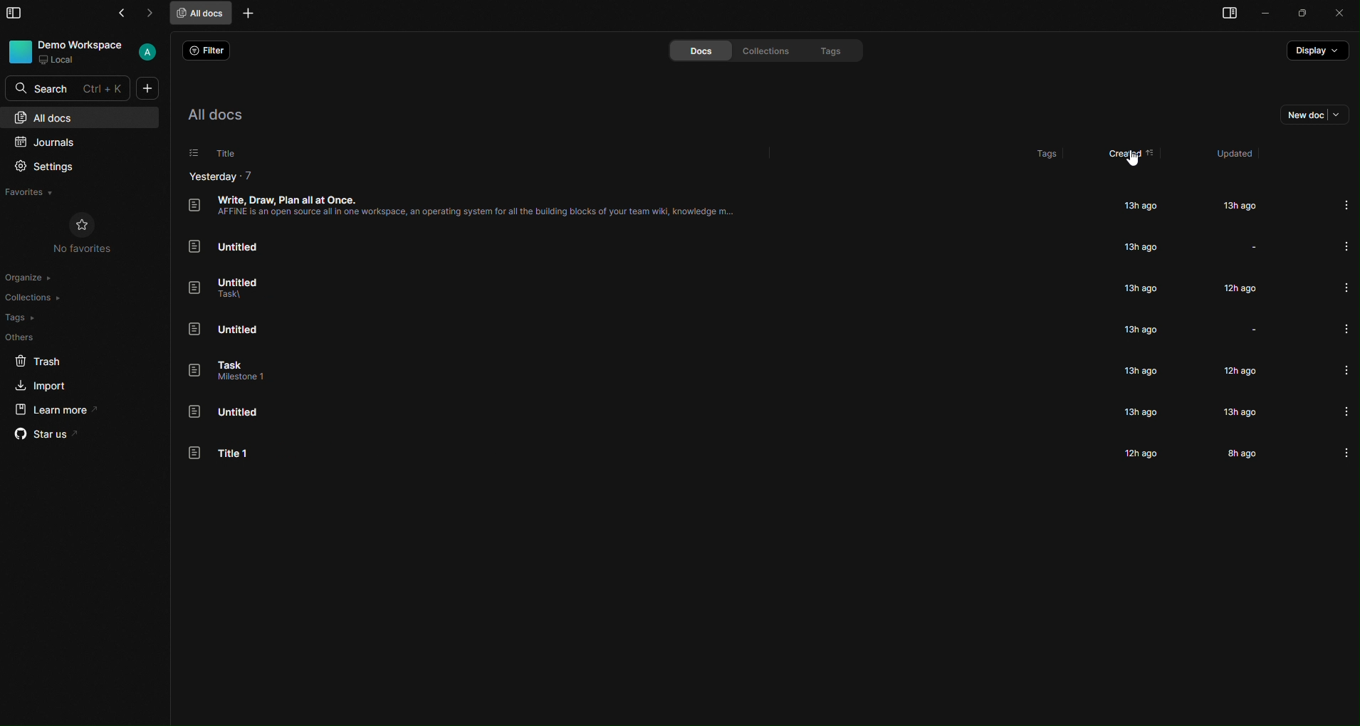  I want to click on created, so click(1133, 155).